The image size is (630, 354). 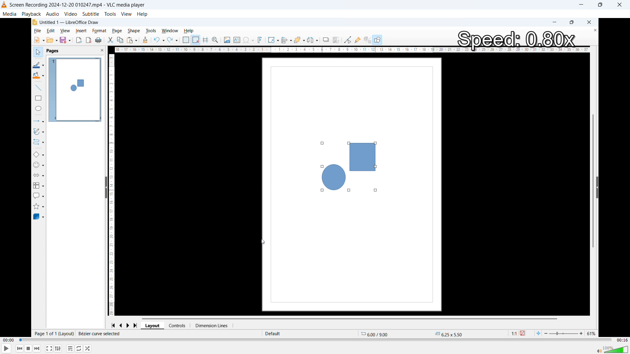 What do you see at coordinates (10, 14) in the screenshot?
I see `Media ` at bounding box center [10, 14].